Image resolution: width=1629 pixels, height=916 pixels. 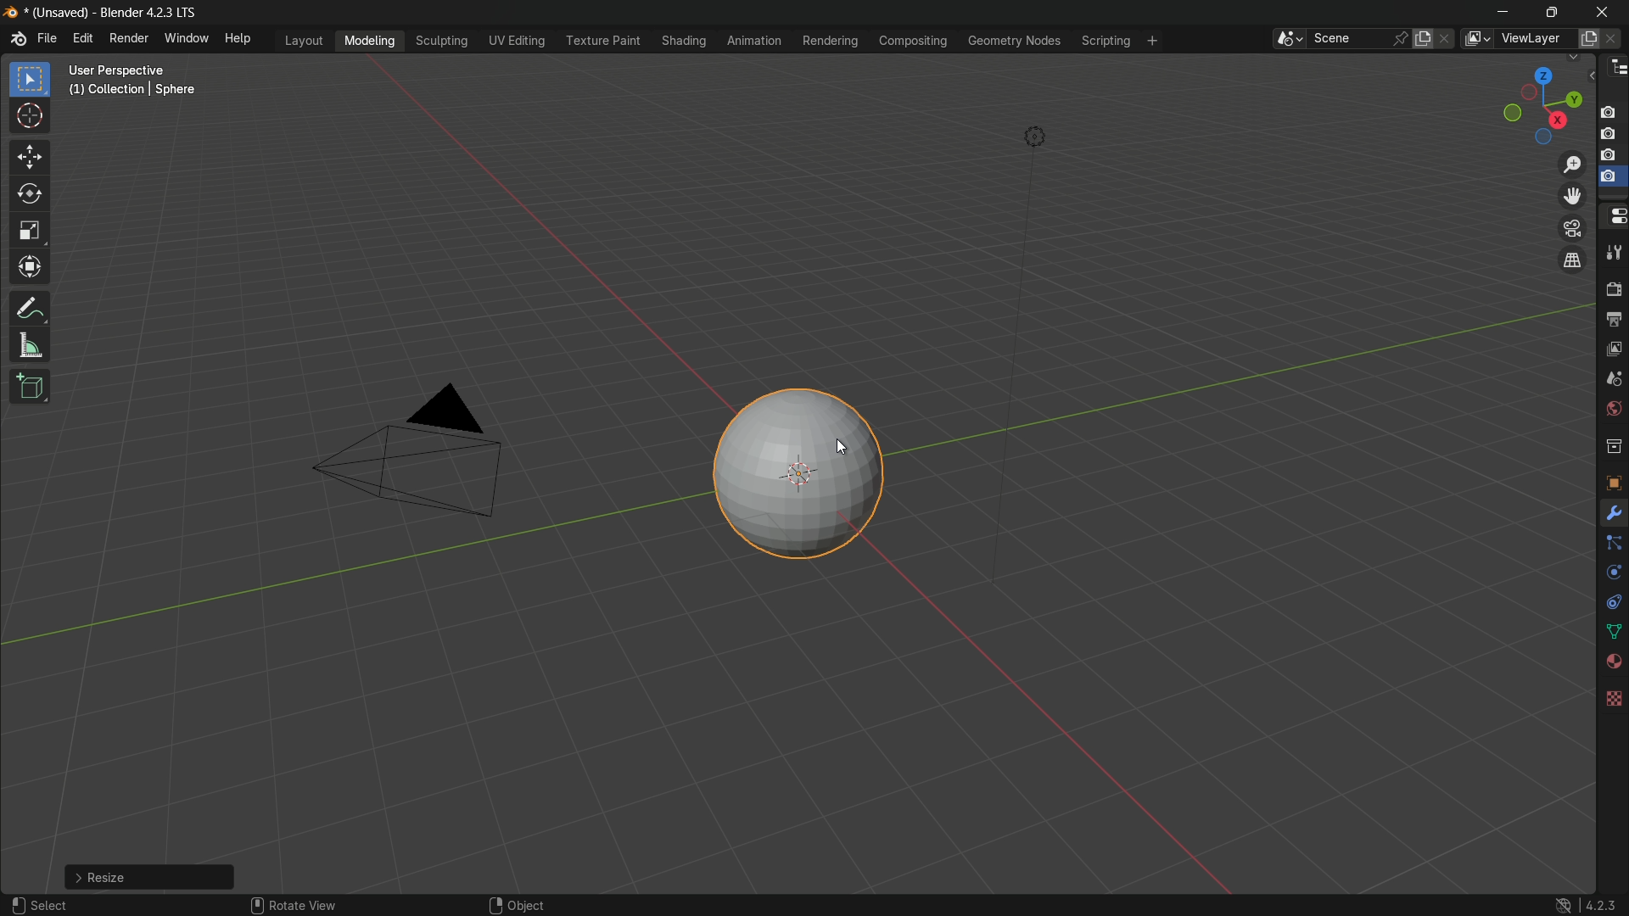 I want to click on outliner, so click(x=1615, y=71).